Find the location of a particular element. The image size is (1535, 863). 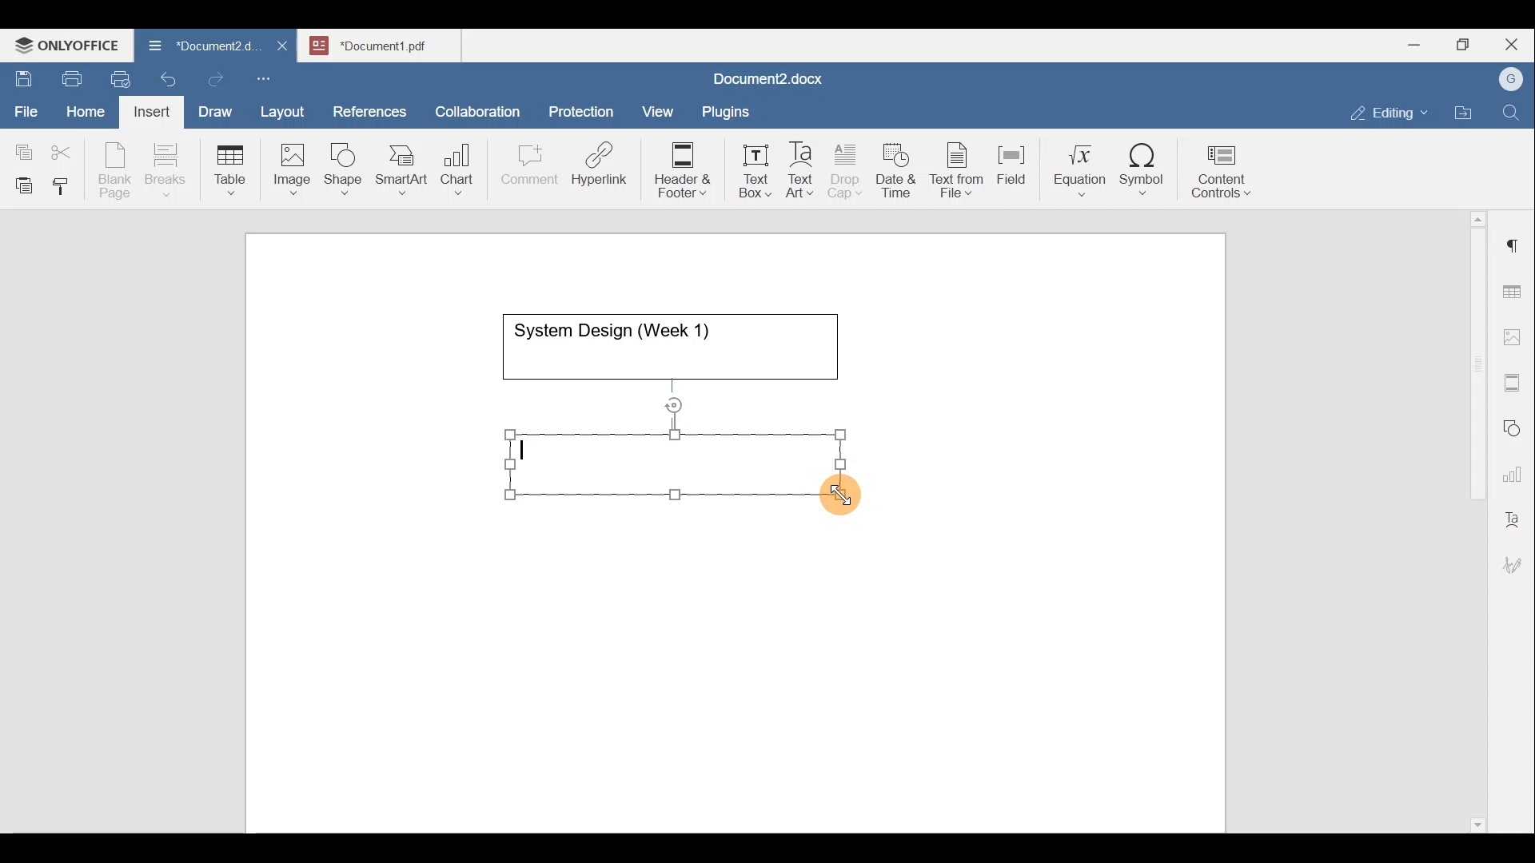

File is located at coordinates (27, 106).